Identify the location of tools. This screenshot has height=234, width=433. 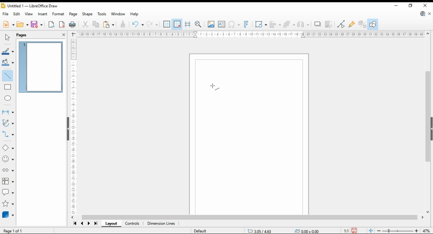
(102, 14).